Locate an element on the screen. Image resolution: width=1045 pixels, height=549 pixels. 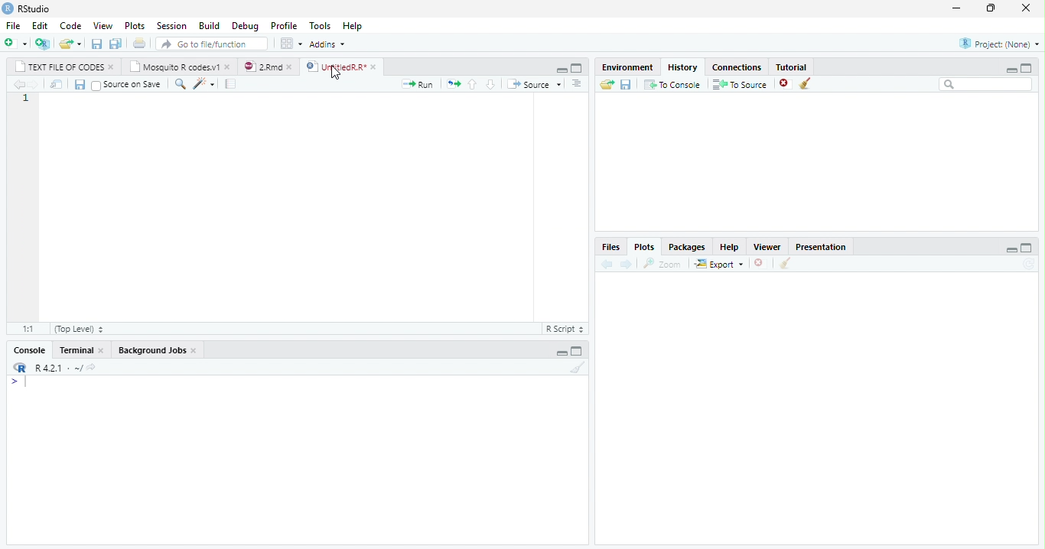
debug is located at coordinates (245, 25).